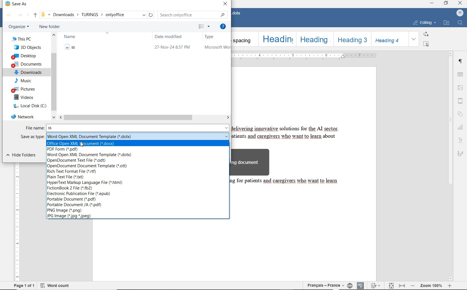  What do you see at coordinates (80, 194) in the screenshot?
I see `epub` at bounding box center [80, 194].